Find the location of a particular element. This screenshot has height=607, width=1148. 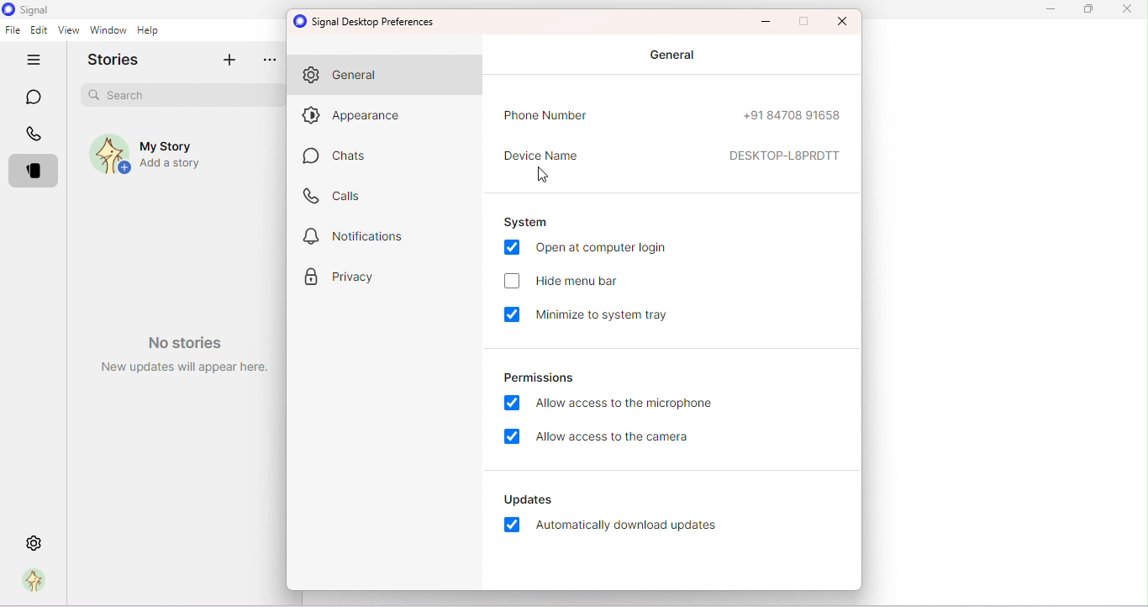

Minimize is located at coordinates (1050, 11).